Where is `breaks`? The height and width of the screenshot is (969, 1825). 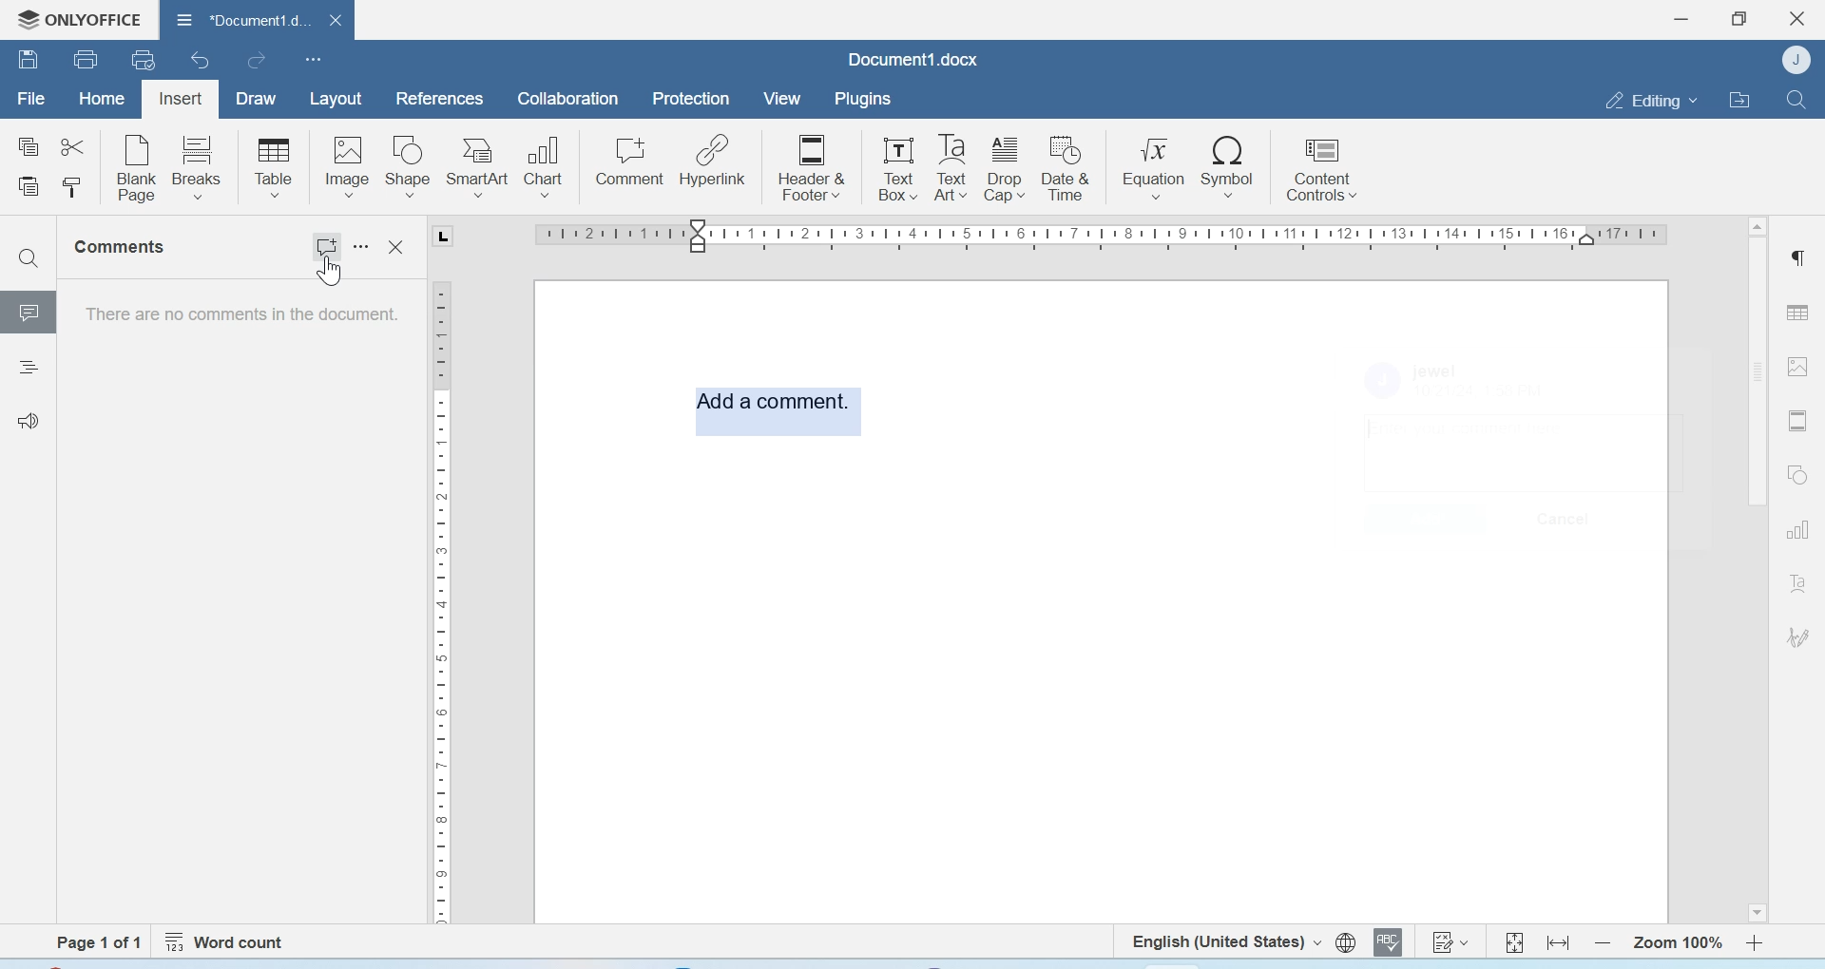 breaks is located at coordinates (198, 165).